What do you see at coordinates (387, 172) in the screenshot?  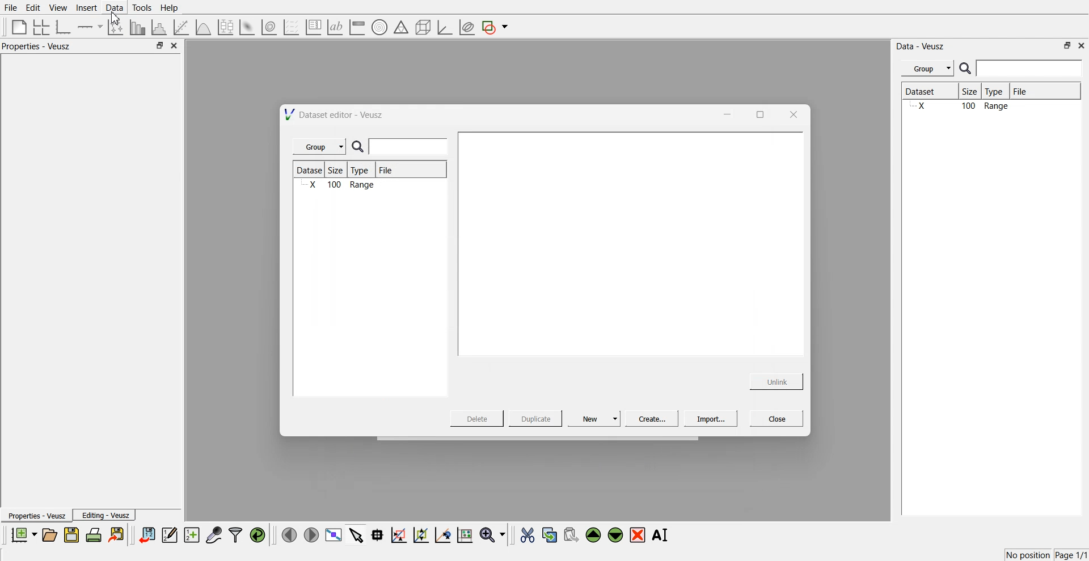 I see `File` at bounding box center [387, 172].